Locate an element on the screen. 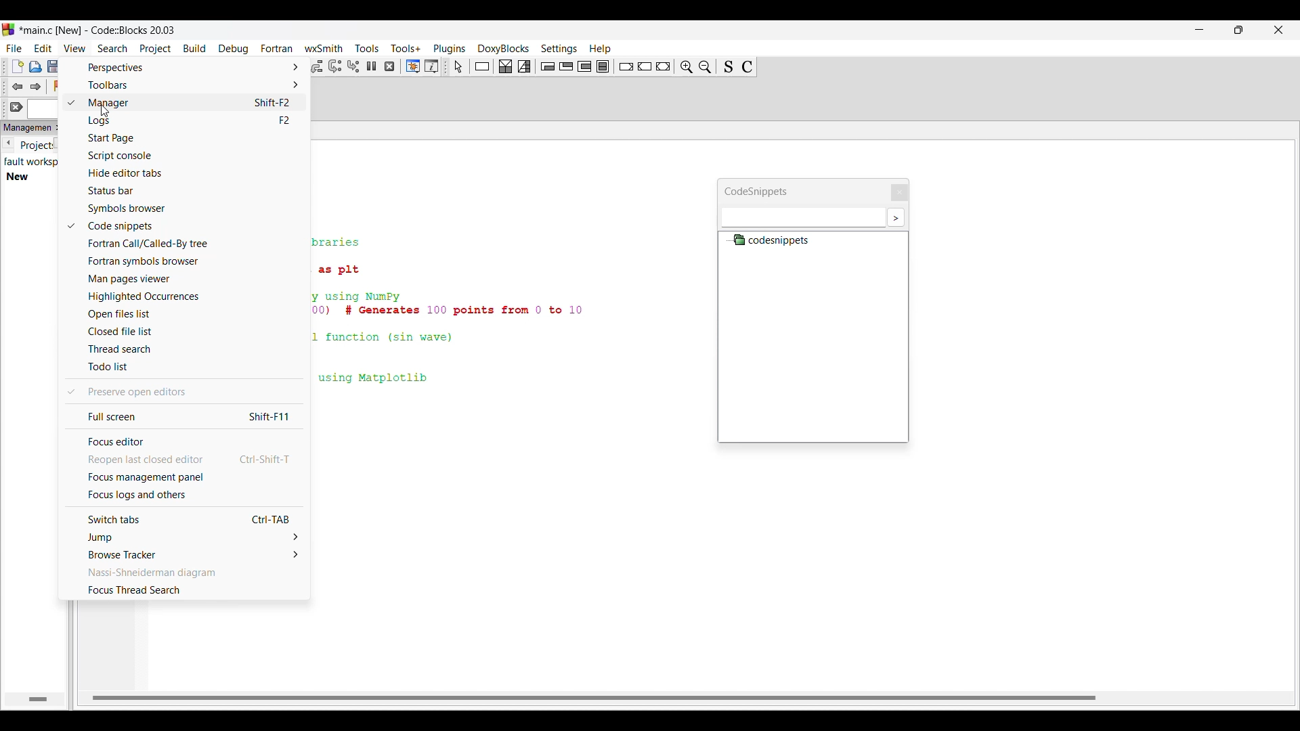 This screenshot has width=1300, height=731. Help menu is located at coordinates (600, 49).